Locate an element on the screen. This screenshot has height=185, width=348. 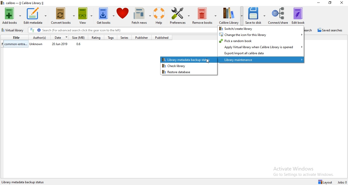
export/import all calibre data is located at coordinates (260, 54).